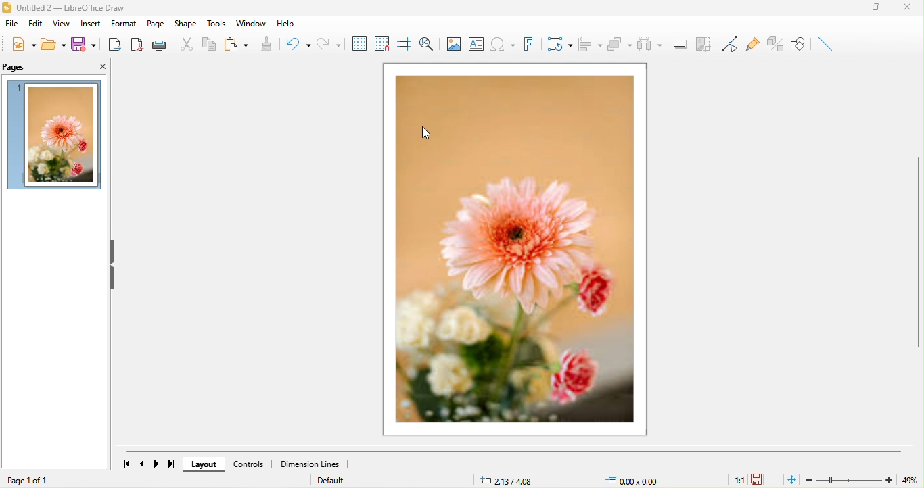  Describe the element at coordinates (22, 42) in the screenshot. I see `new` at that location.